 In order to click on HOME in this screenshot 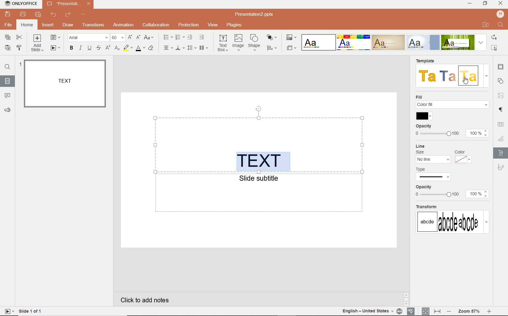, I will do `click(27, 25)`.